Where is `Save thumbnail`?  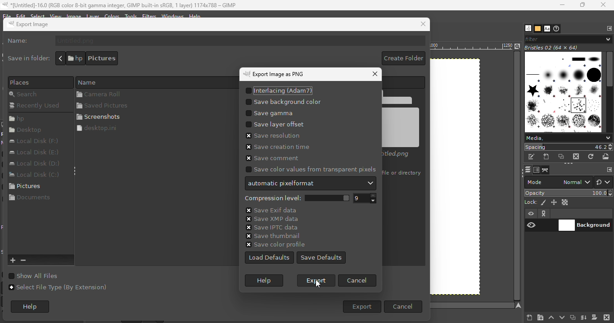
Save thumbnail is located at coordinates (270, 235).